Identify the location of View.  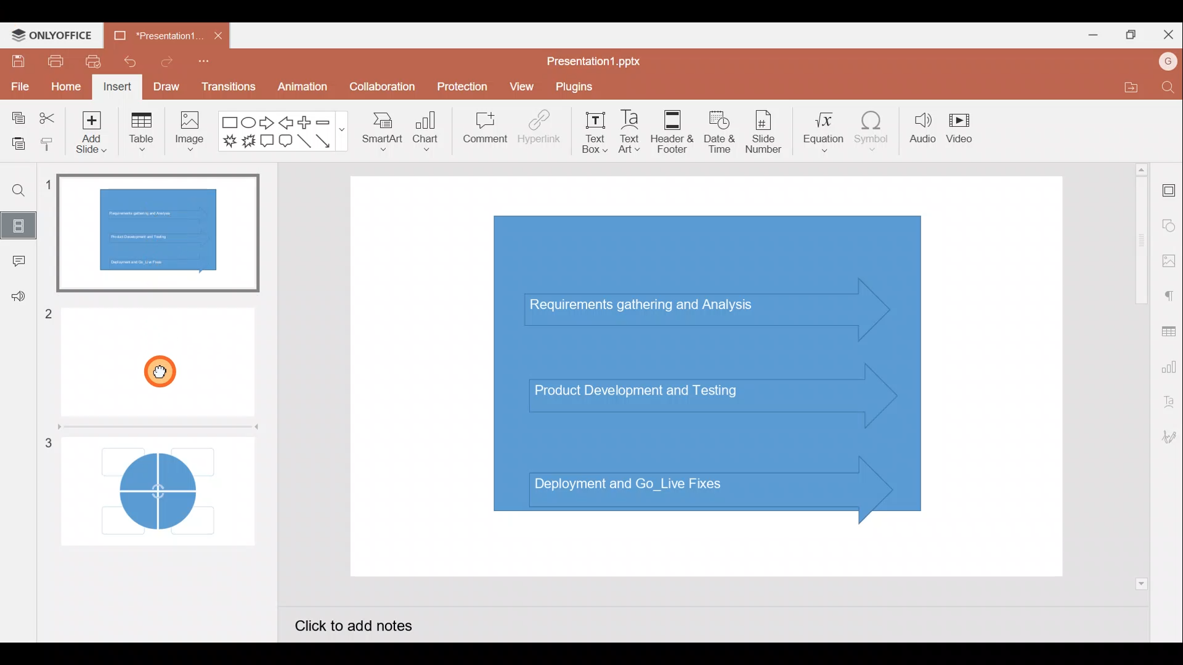
(521, 88).